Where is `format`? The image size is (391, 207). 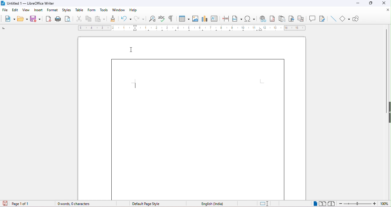
format is located at coordinates (53, 10).